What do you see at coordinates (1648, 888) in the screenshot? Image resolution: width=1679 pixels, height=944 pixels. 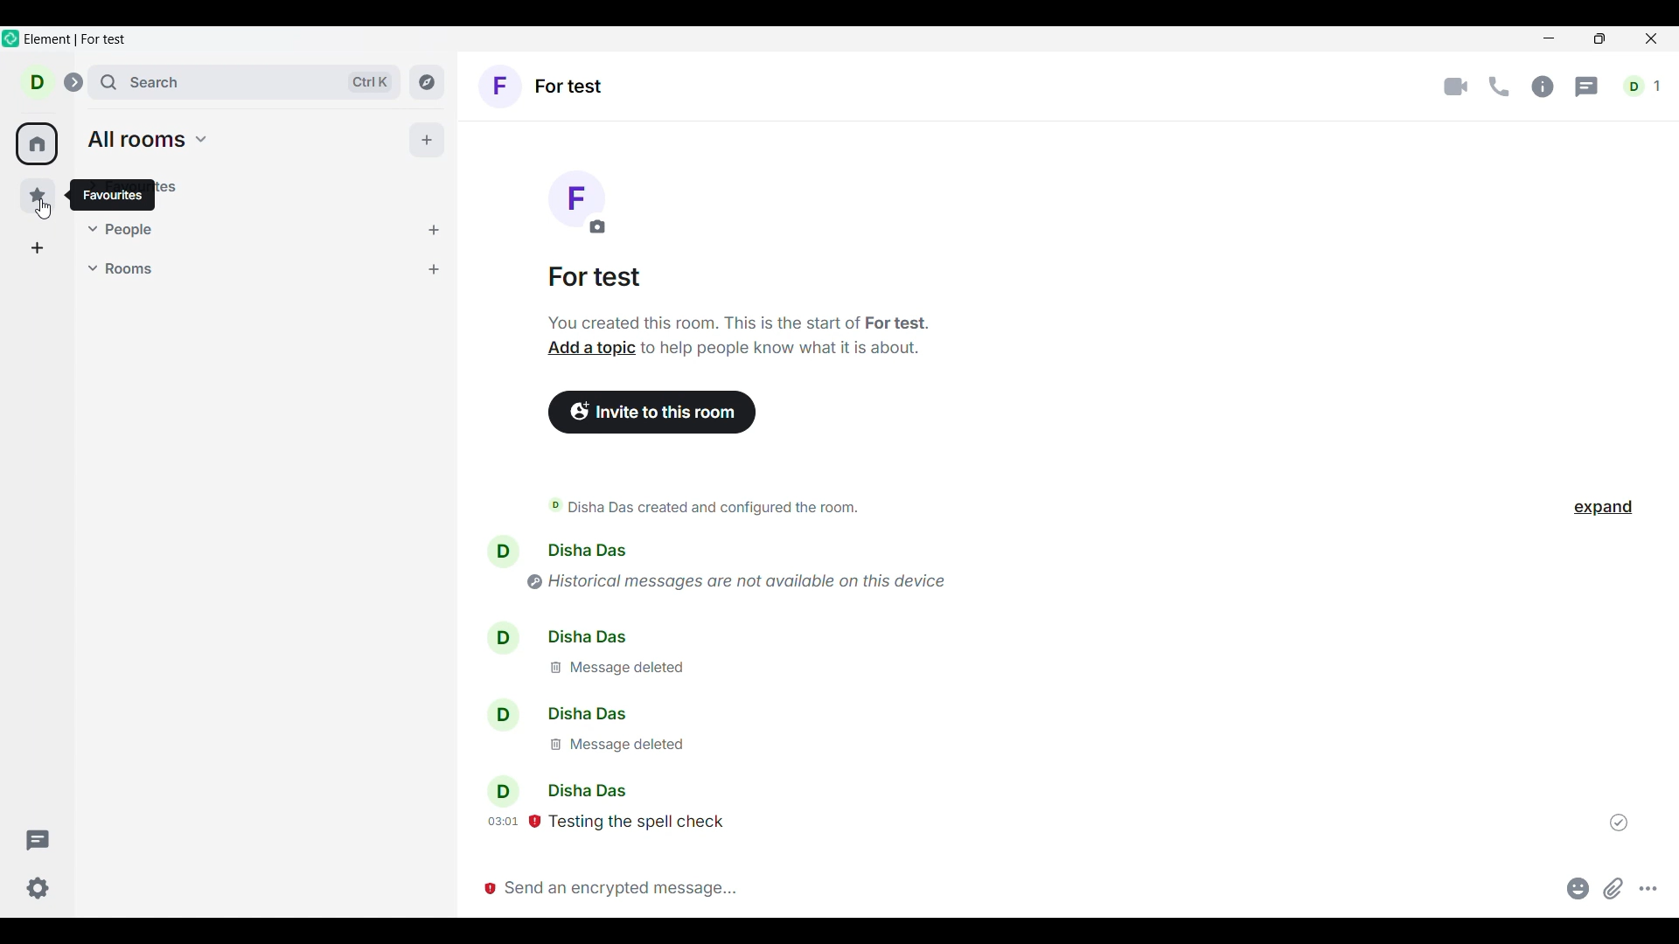 I see `More options` at bounding box center [1648, 888].